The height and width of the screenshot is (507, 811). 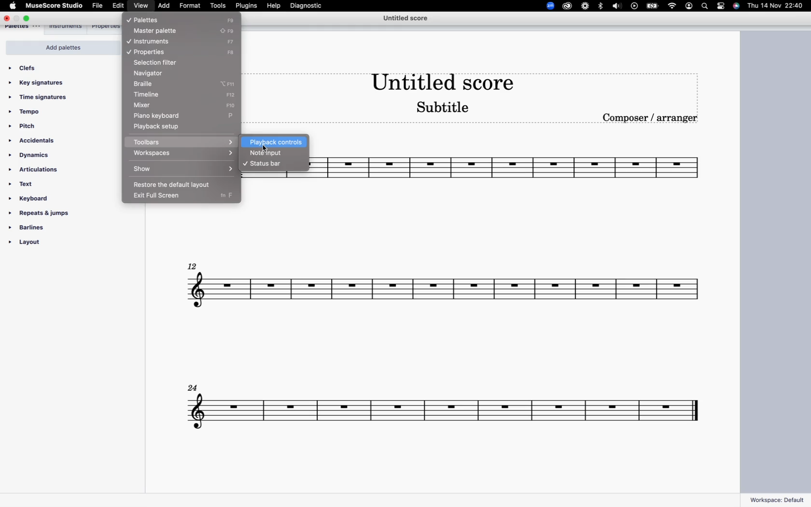 What do you see at coordinates (179, 184) in the screenshot?
I see `restore the default layout` at bounding box center [179, 184].